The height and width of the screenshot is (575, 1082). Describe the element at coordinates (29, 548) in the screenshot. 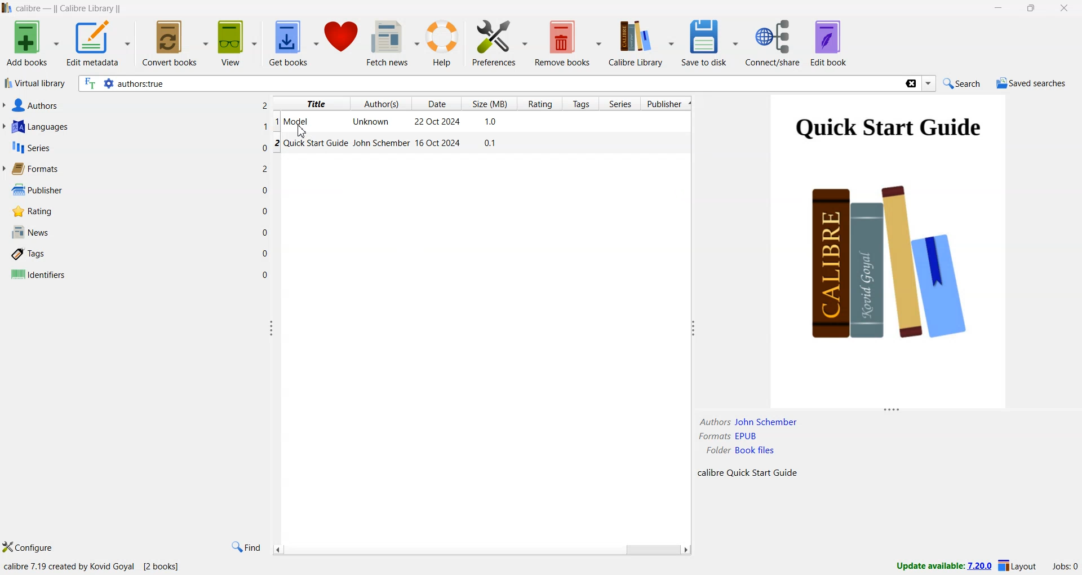

I see `configure` at that location.